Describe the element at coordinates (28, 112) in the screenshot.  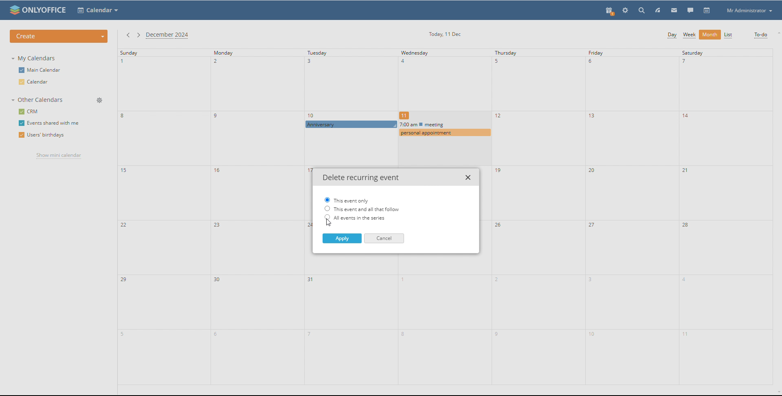
I see `crm` at that location.